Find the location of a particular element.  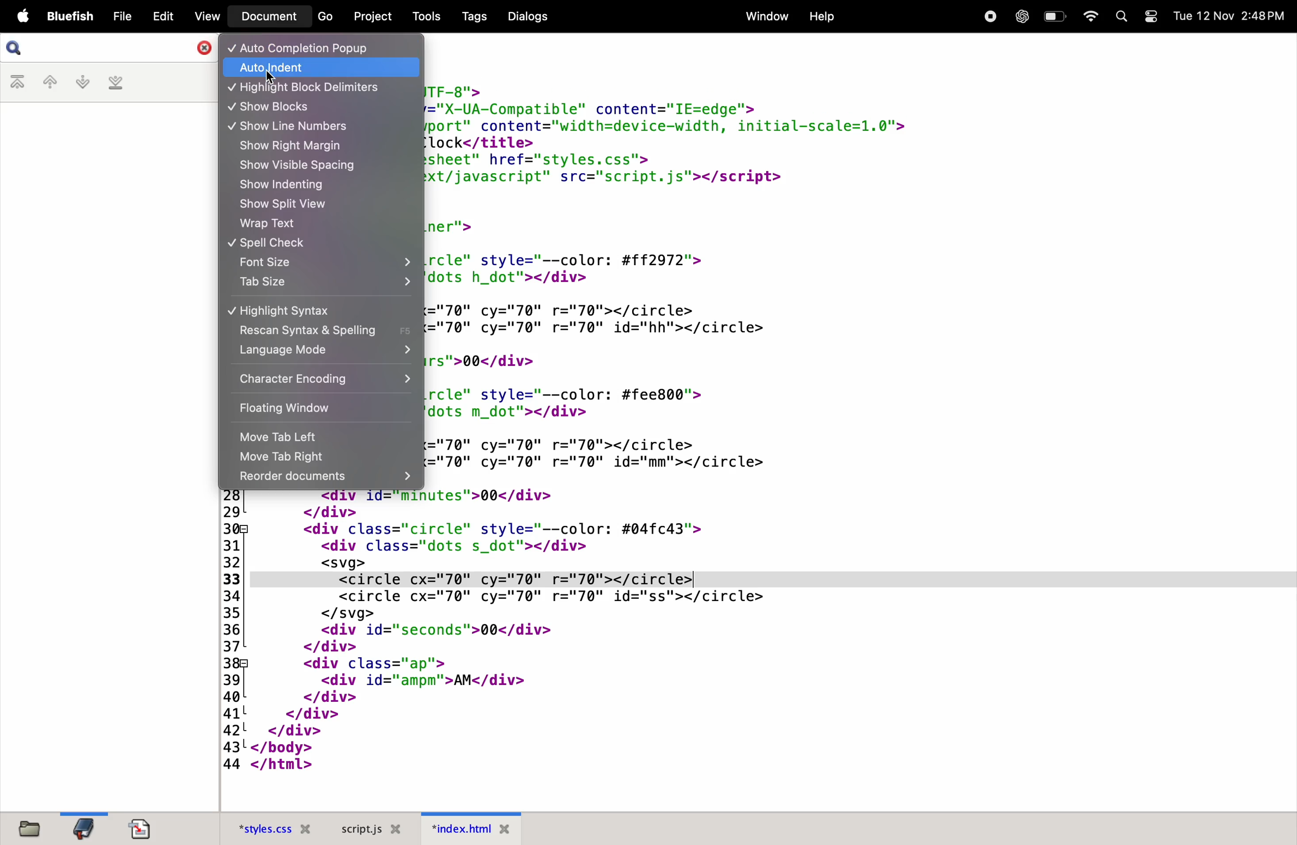

show split view is located at coordinates (320, 206).